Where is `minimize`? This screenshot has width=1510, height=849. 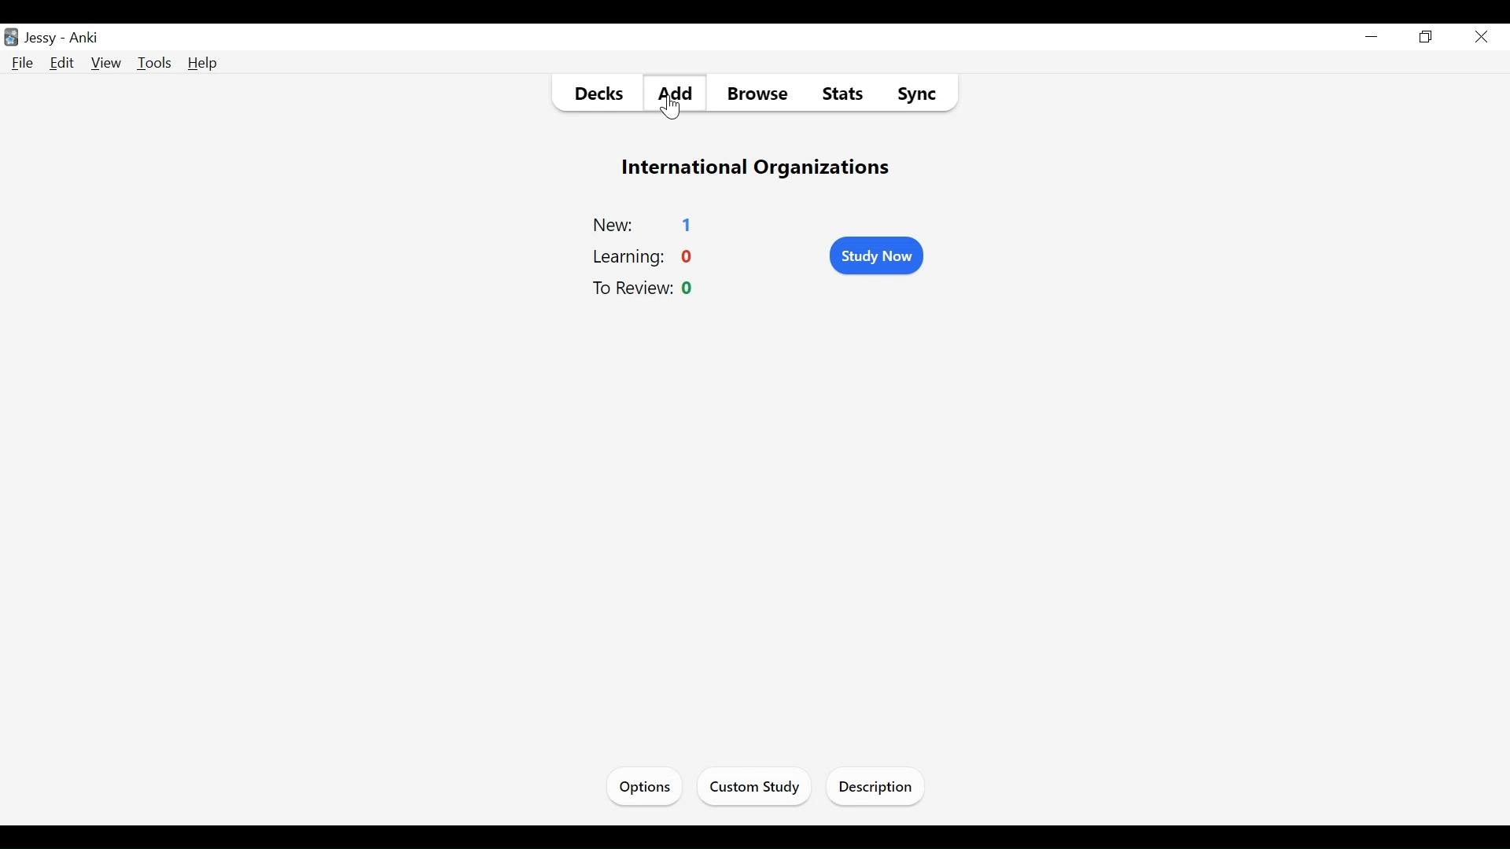
minimize is located at coordinates (1372, 37).